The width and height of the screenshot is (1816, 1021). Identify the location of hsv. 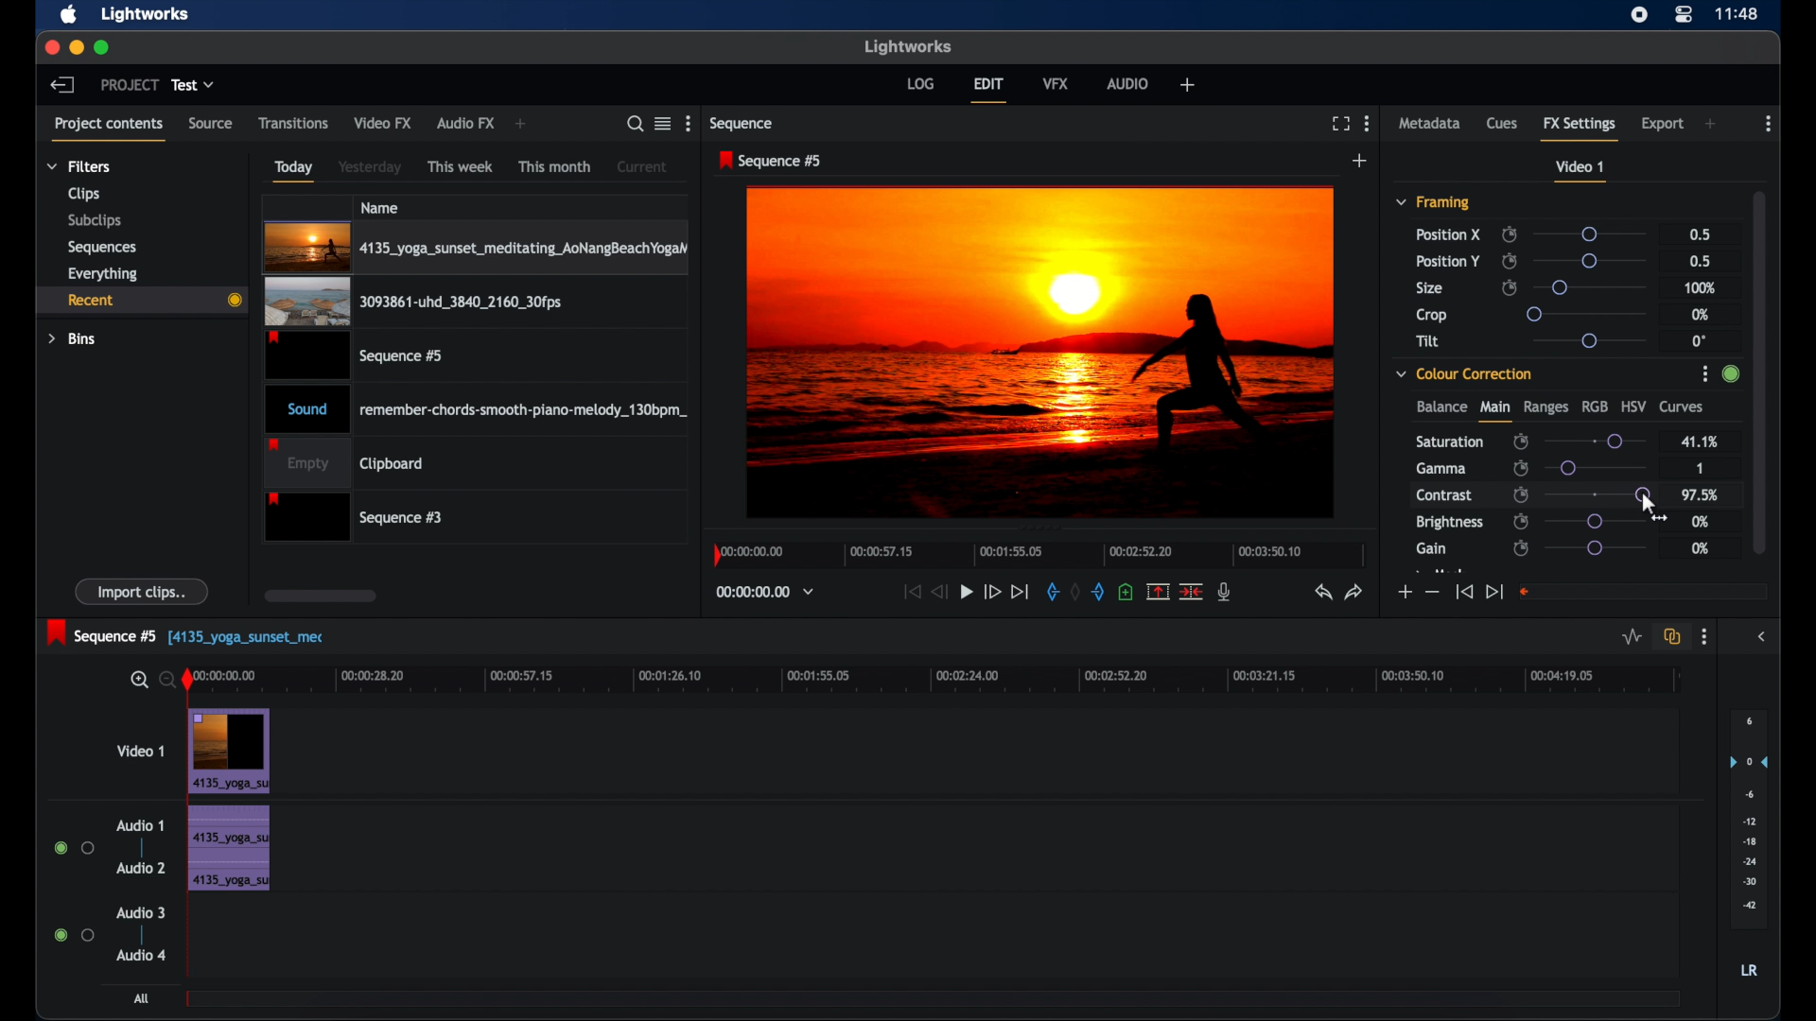
(1633, 406).